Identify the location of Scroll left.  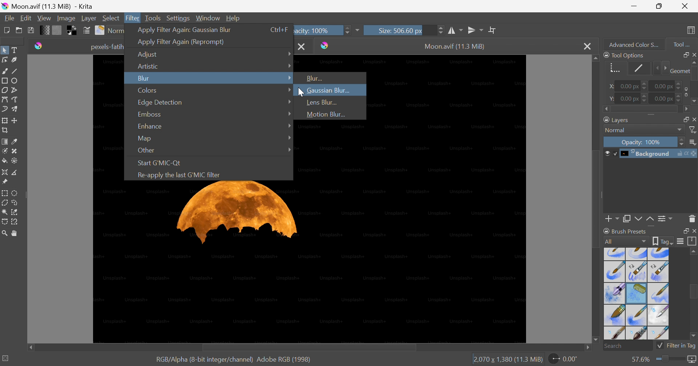
(607, 109).